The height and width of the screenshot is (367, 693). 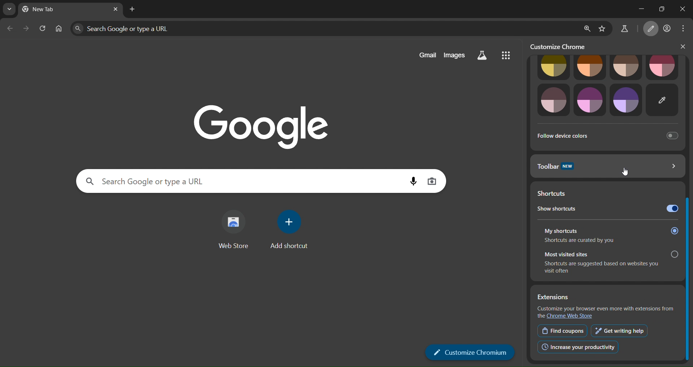 What do you see at coordinates (621, 331) in the screenshot?
I see `get writing help` at bounding box center [621, 331].